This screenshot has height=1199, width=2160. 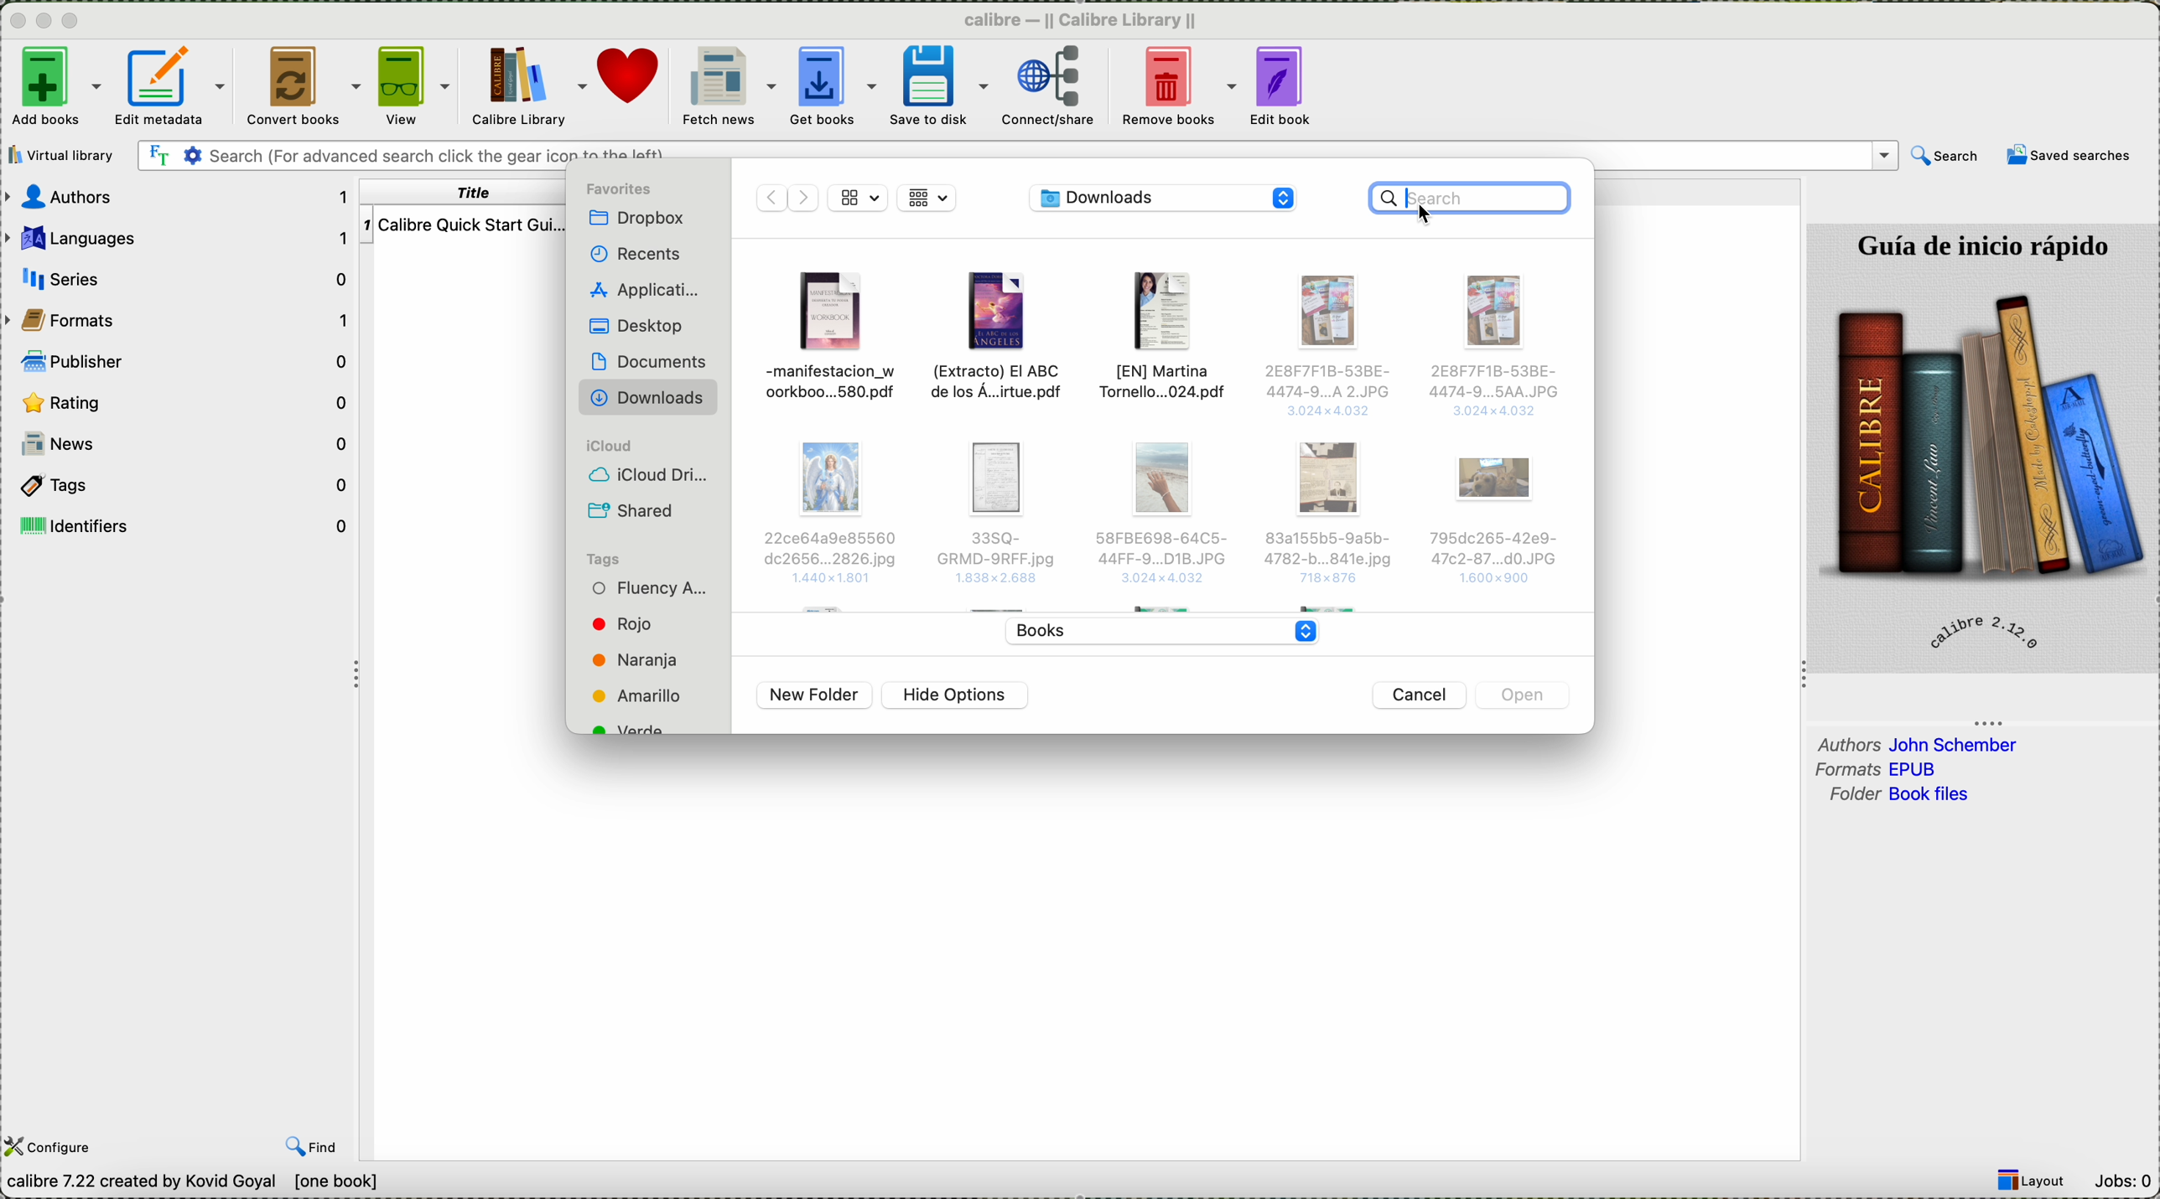 I want to click on formats, so click(x=1882, y=769).